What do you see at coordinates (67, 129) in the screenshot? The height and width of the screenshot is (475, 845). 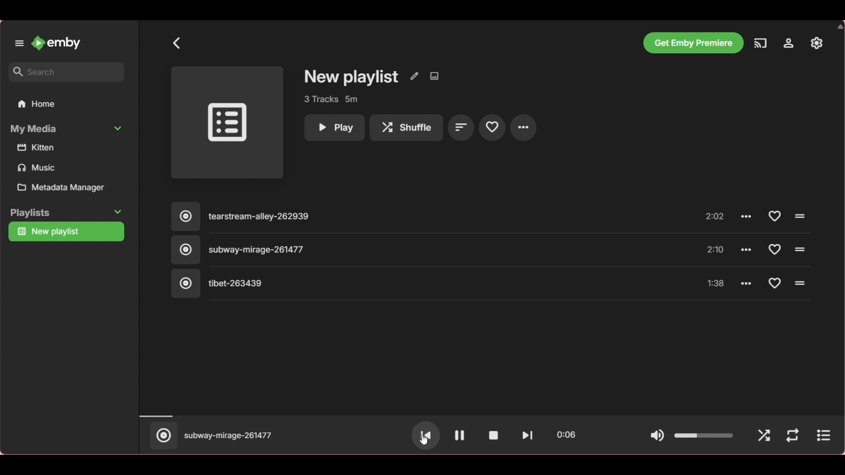 I see `Collapse My Media` at bounding box center [67, 129].